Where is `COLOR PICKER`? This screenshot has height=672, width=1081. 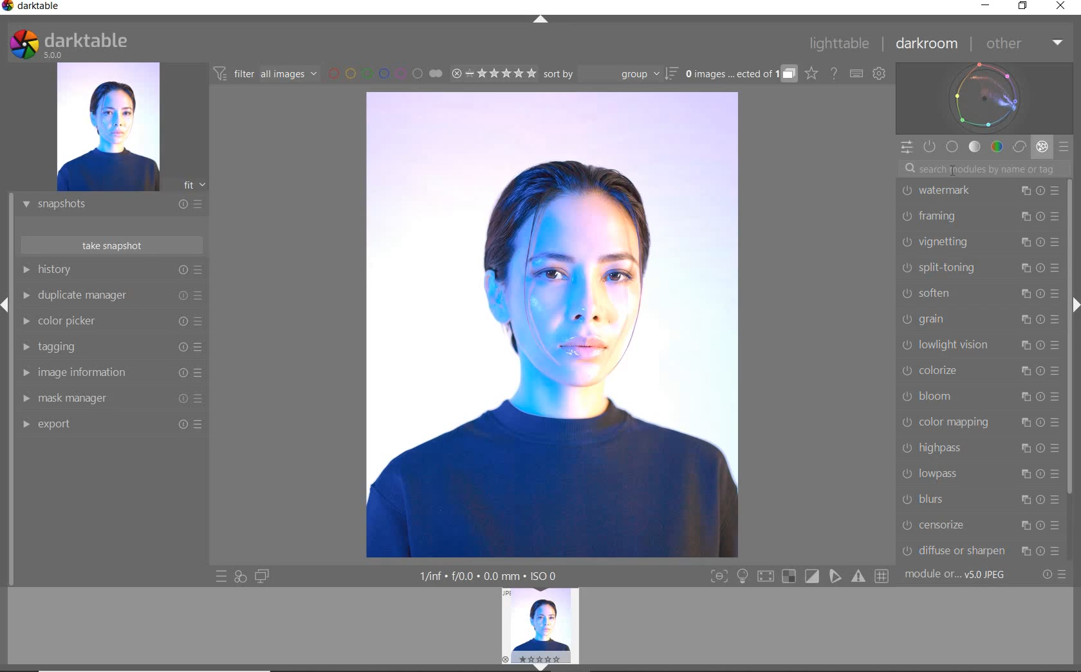 COLOR PICKER is located at coordinates (109, 322).